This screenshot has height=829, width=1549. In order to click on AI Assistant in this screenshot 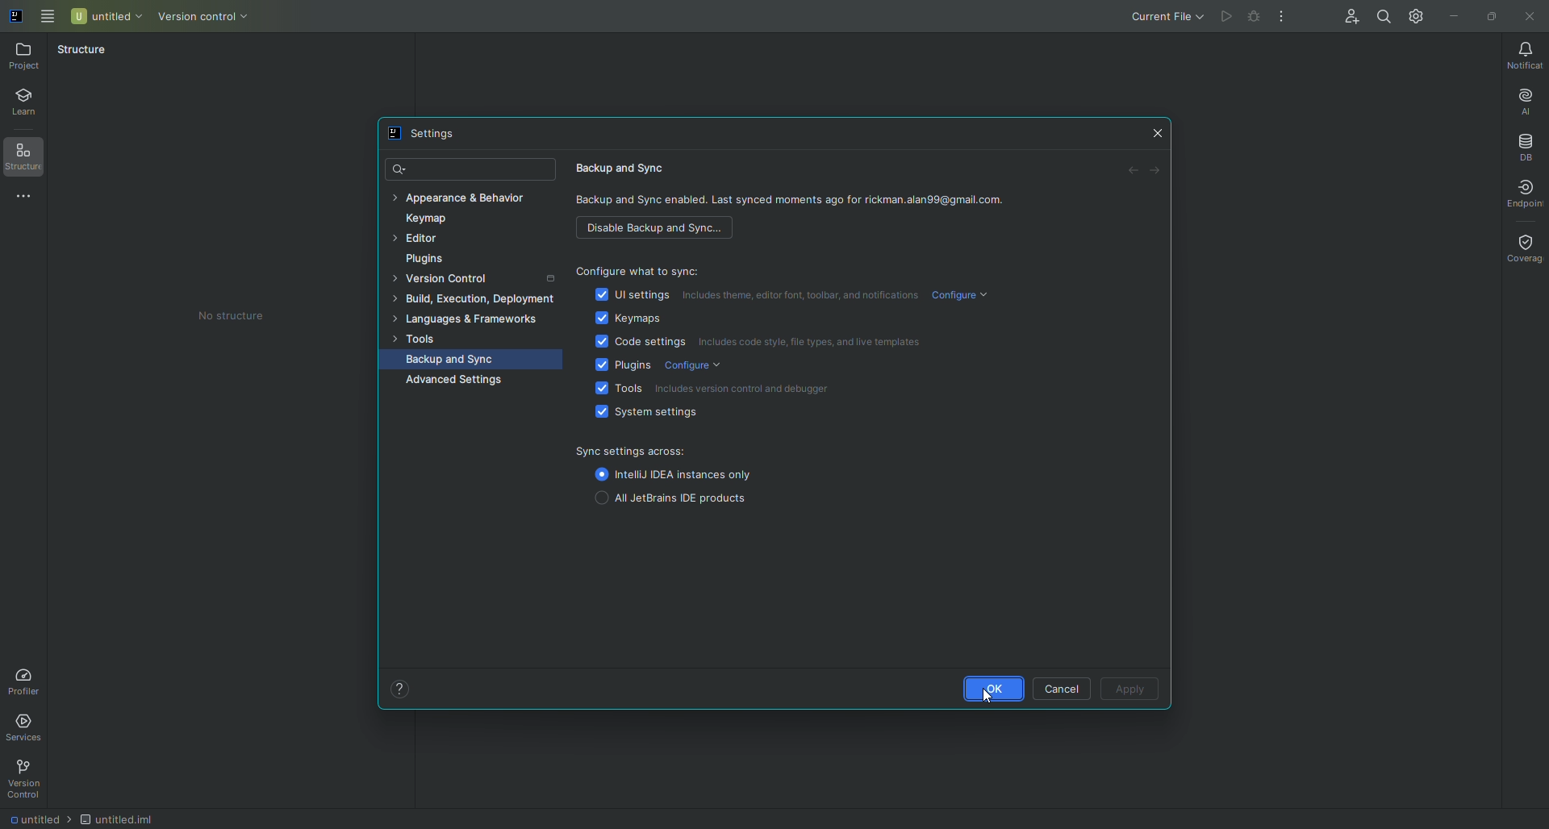, I will do `click(1520, 98)`.